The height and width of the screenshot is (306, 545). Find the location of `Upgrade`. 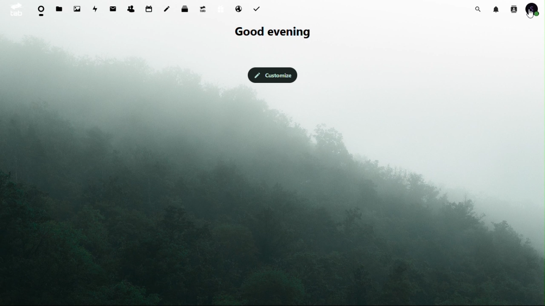

Upgrade is located at coordinates (203, 8).